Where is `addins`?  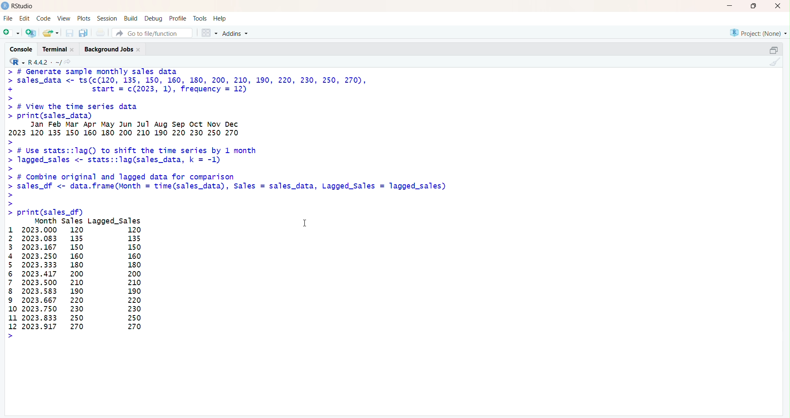
addins is located at coordinates (237, 33).